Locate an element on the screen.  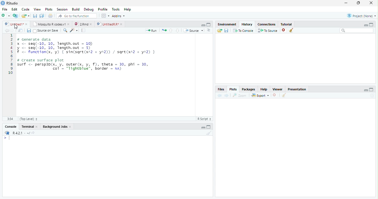
Source is located at coordinates (193, 30).